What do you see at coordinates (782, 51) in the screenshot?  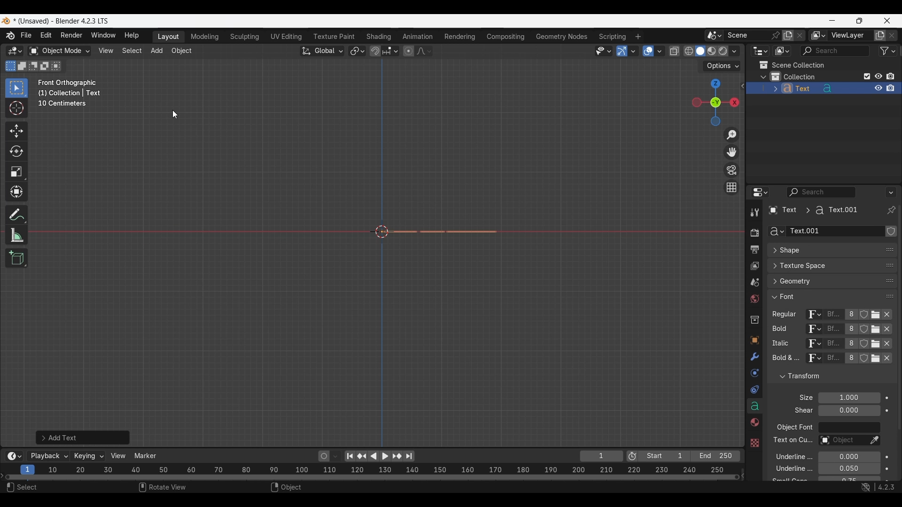 I see `Display mode` at bounding box center [782, 51].